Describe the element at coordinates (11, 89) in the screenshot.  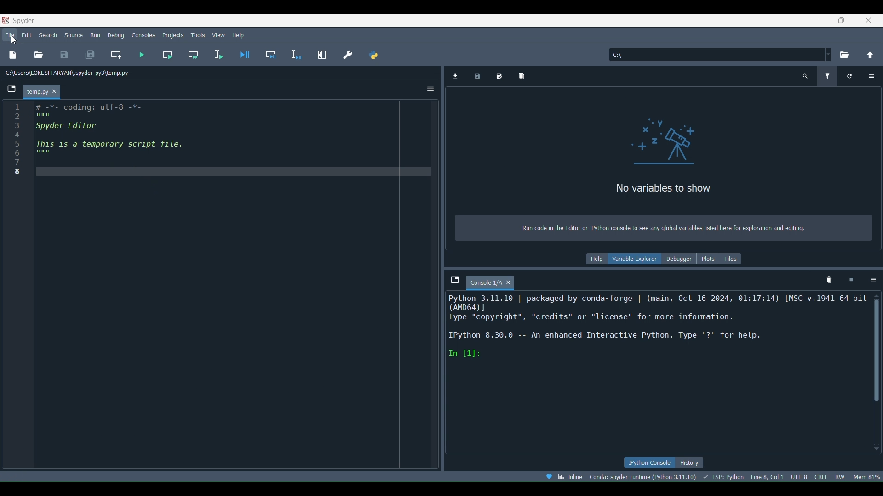
I see `Browse tabs` at that location.